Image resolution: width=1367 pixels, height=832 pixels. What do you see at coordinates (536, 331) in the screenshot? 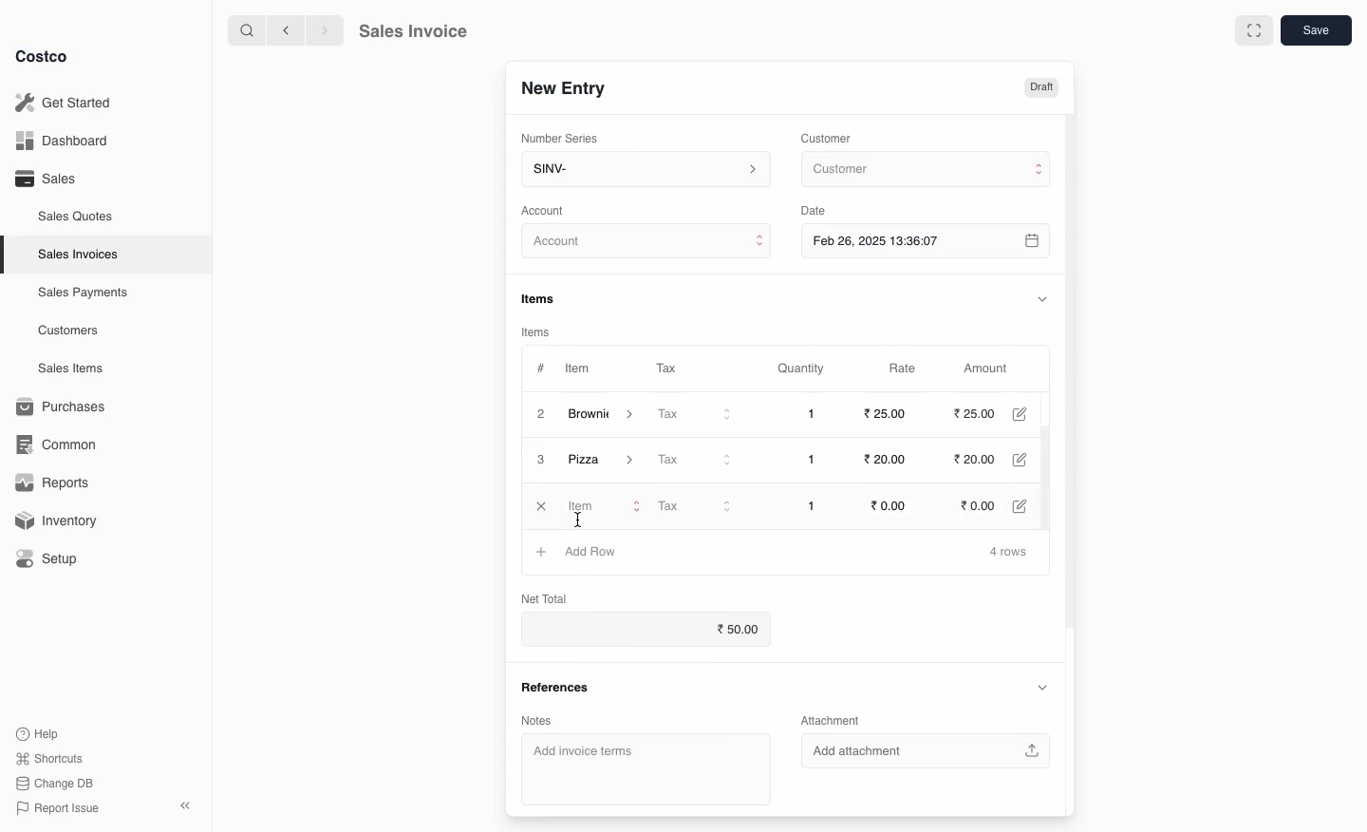
I see `Items` at bounding box center [536, 331].